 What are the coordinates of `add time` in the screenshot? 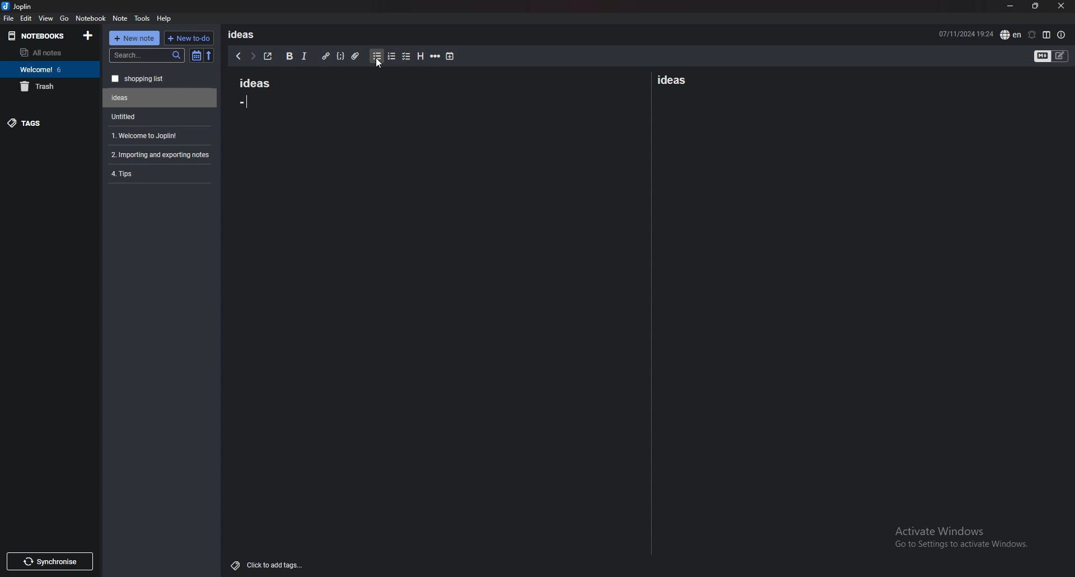 It's located at (451, 56).